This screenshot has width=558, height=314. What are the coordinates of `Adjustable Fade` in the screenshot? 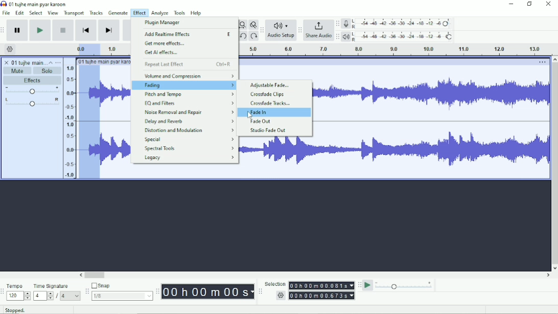 It's located at (270, 85).